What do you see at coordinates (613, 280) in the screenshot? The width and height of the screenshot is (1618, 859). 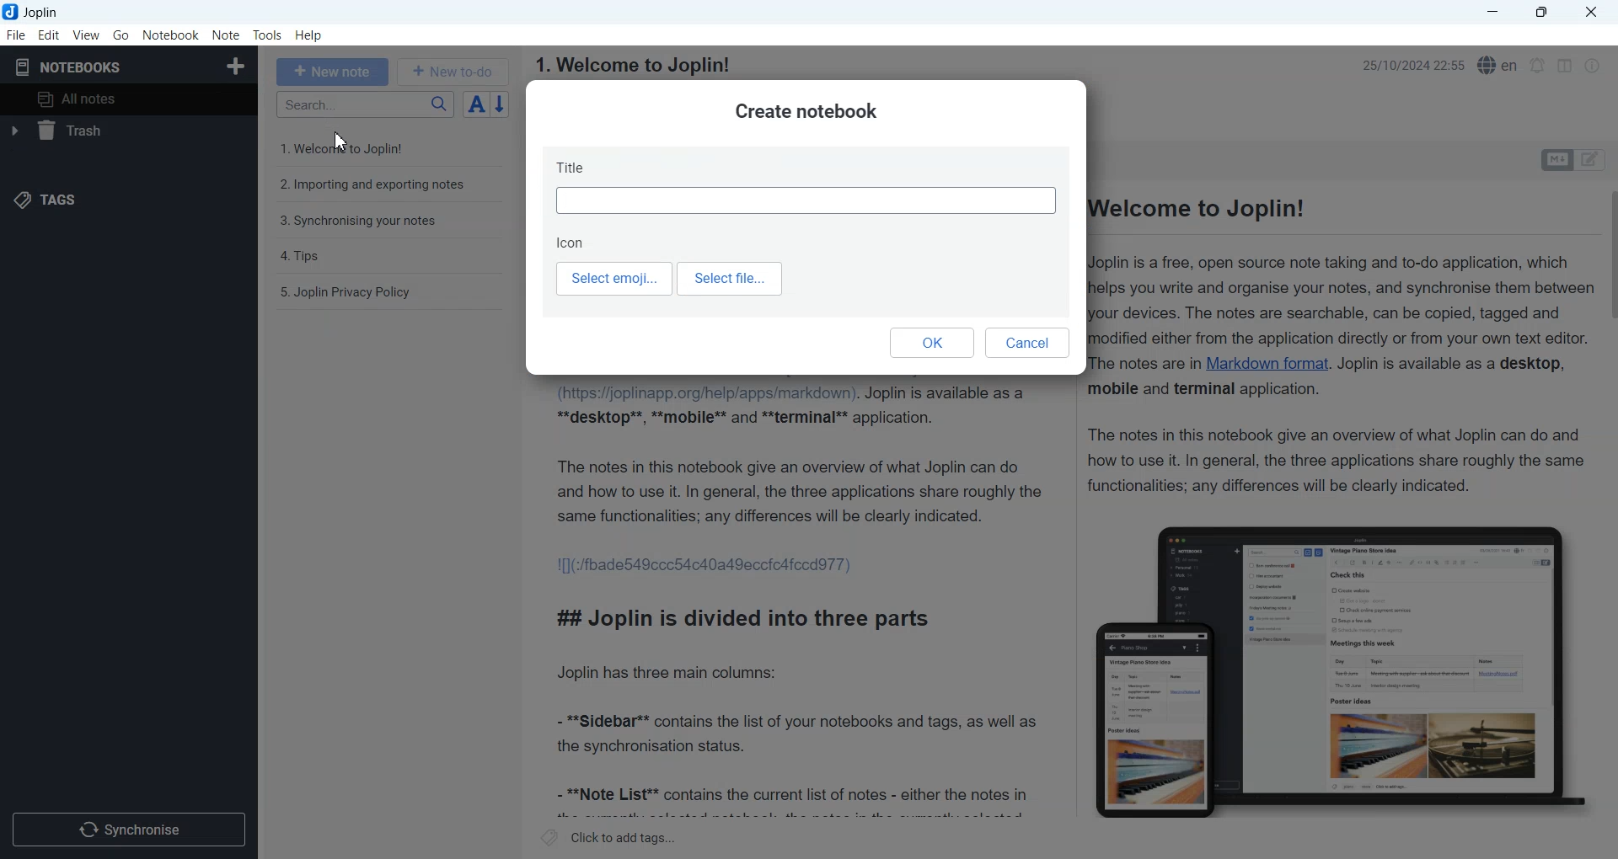 I see `Select emoji...` at bounding box center [613, 280].